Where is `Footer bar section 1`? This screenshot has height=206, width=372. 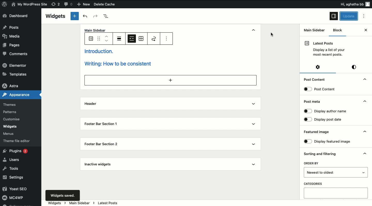 Footer bar section 1 is located at coordinates (100, 124).